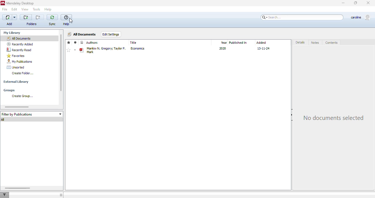  I want to click on horizontal scroll bar, so click(17, 107).